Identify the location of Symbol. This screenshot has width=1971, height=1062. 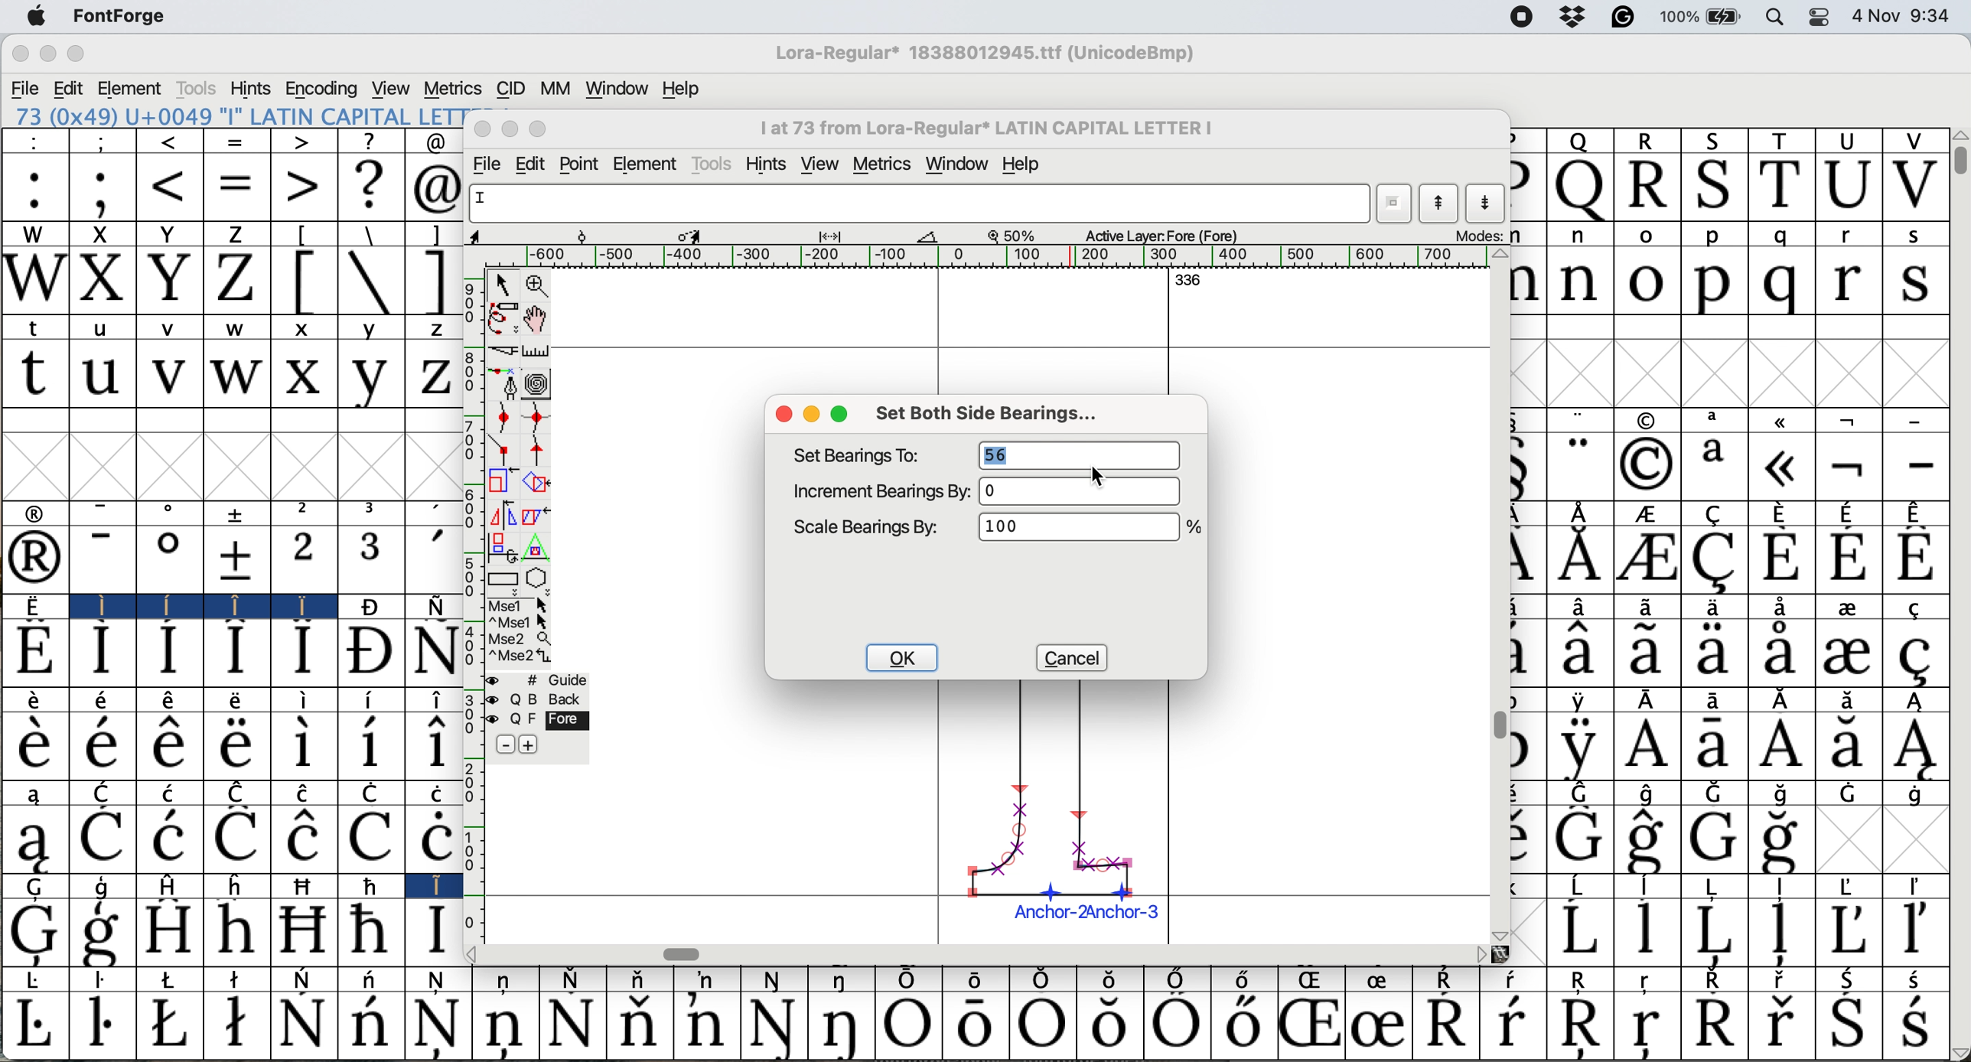
(102, 839).